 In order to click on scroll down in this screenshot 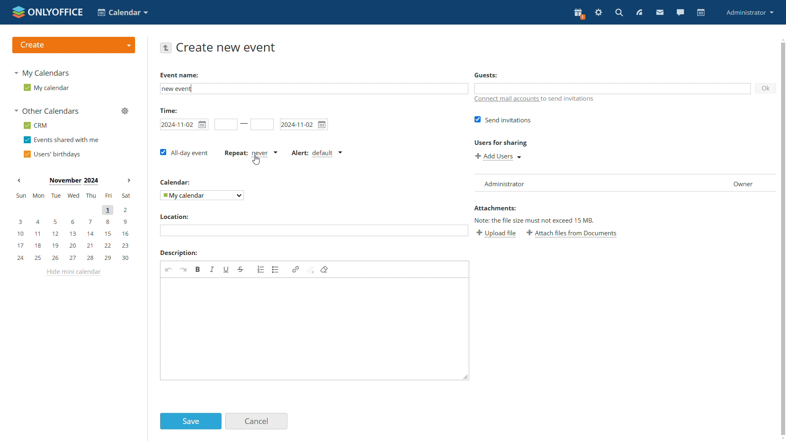, I will do `click(781, 439)`.